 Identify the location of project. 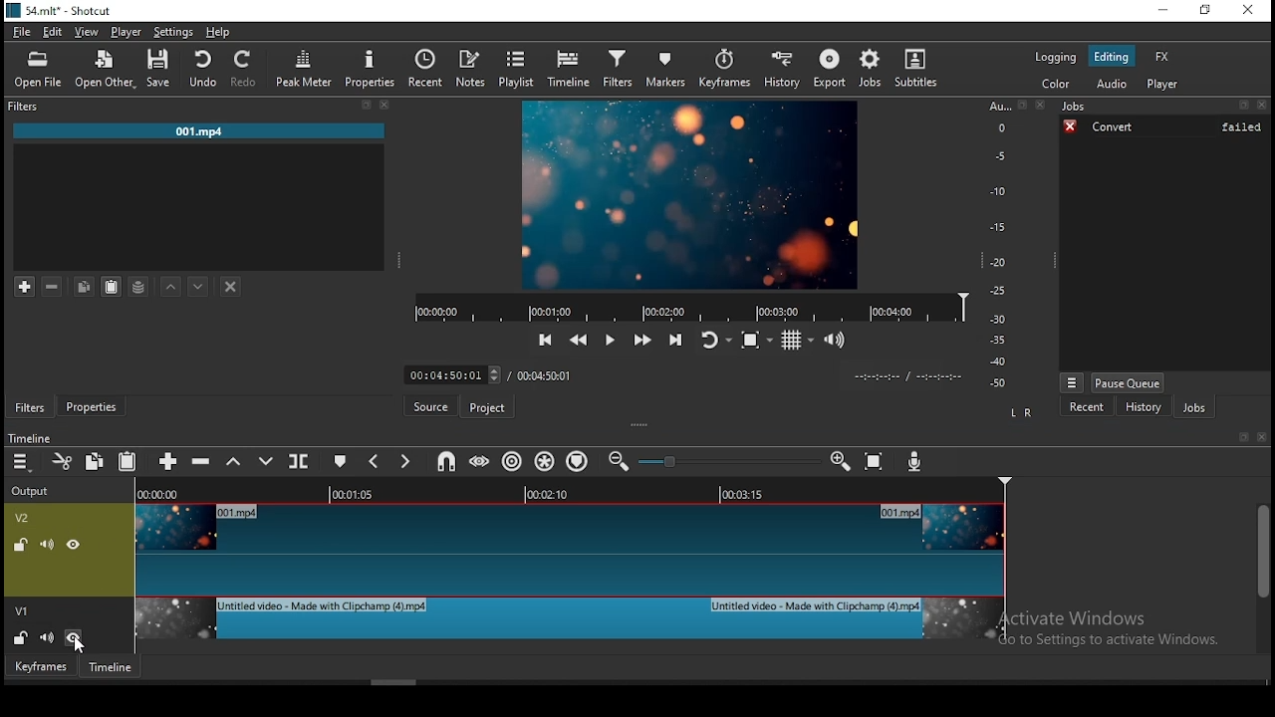
(487, 408).